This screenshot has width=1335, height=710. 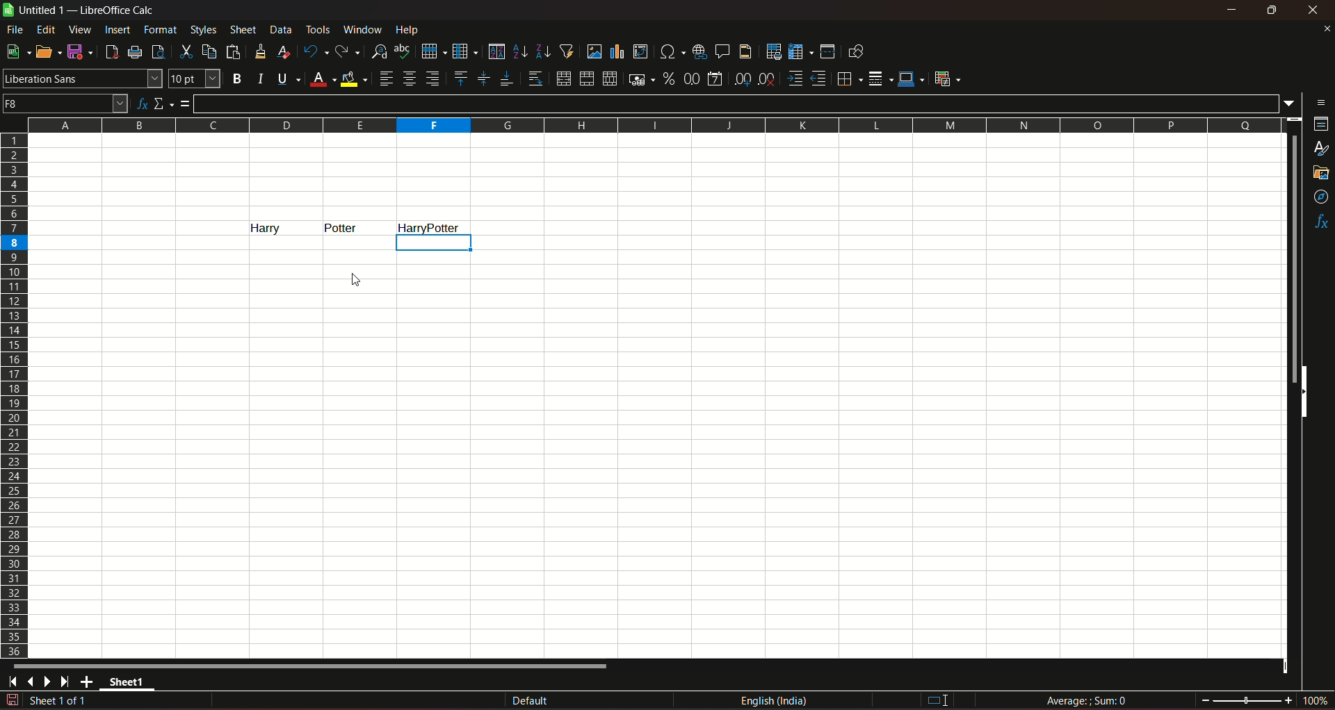 What do you see at coordinates (567, 50) in the screenshot?
I see `auto filter` at bounding box center [567, 50].